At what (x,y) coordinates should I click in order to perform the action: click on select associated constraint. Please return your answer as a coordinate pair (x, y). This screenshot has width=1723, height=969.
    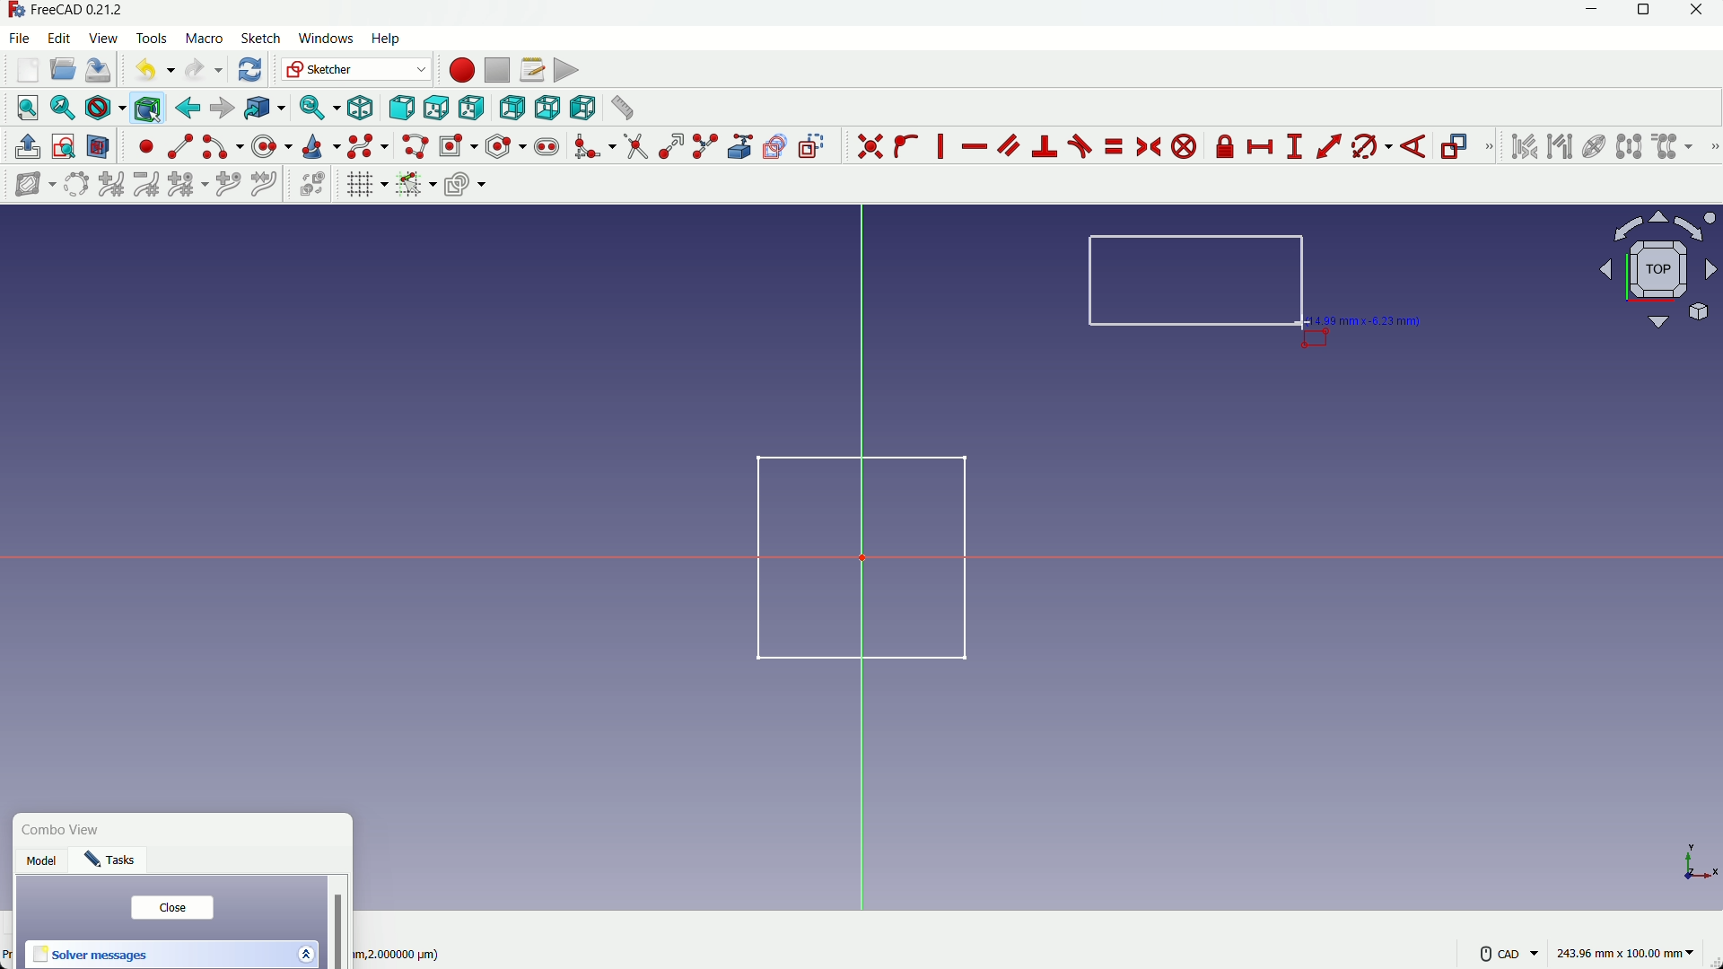
    Looking at the image, I should click on (1523, 146).